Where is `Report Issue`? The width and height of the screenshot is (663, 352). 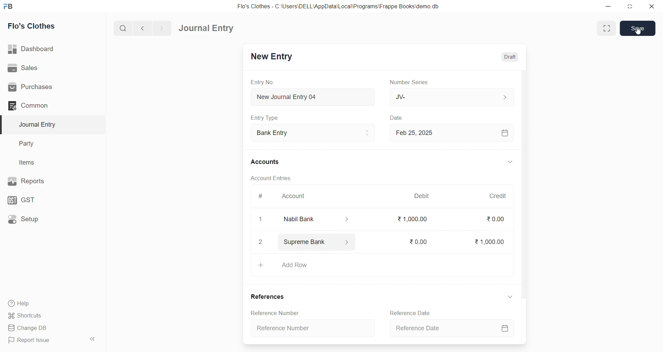 Report Issue is located at coordinates (43, 340).